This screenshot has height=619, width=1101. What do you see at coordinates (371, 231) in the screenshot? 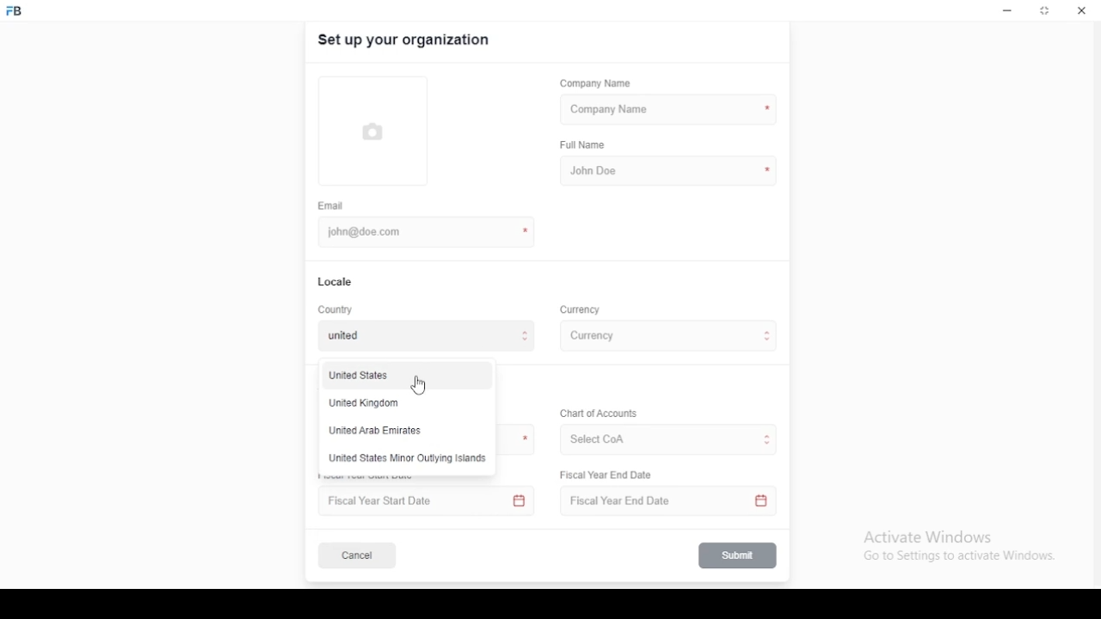
I see `john@doe.com` at bounding box center [371, 231].